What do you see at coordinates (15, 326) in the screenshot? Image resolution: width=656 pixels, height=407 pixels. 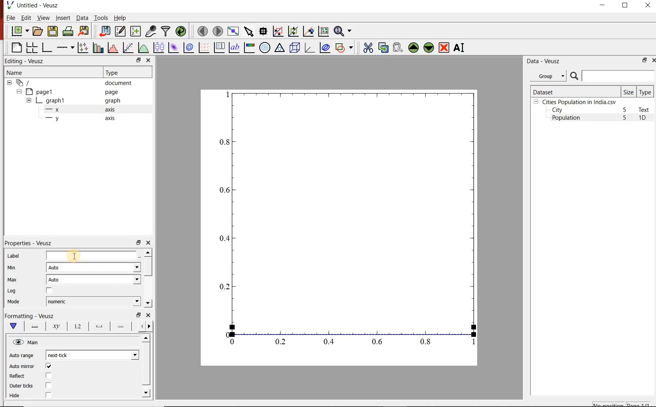 I see `Main formatting` at bounding box center [15, 326].